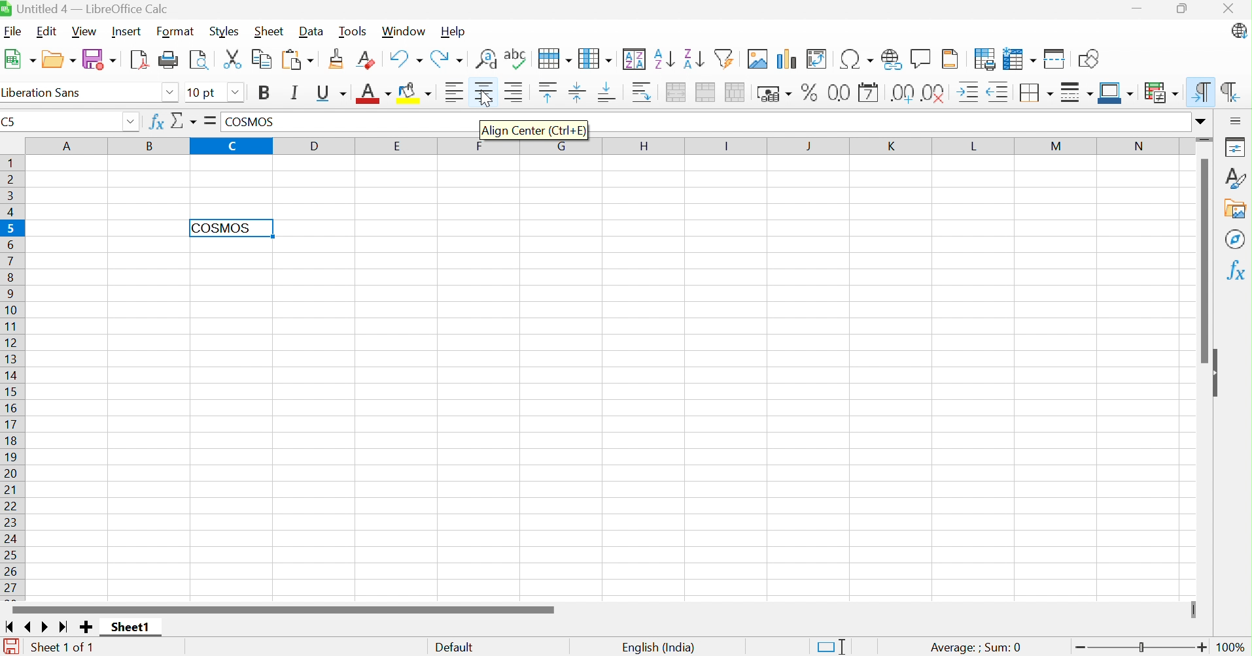  I want to click on Decrease Indent, so click(999, 93).